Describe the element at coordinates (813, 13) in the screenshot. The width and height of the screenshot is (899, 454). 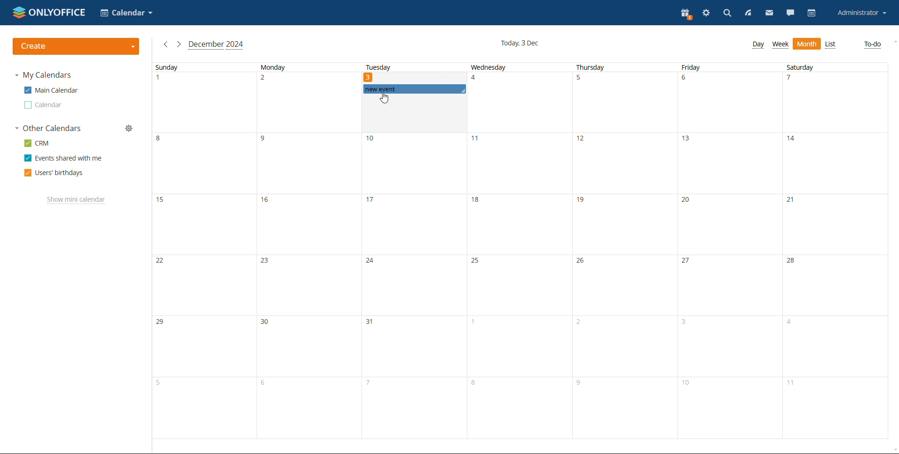
I see `calendar` at that location.